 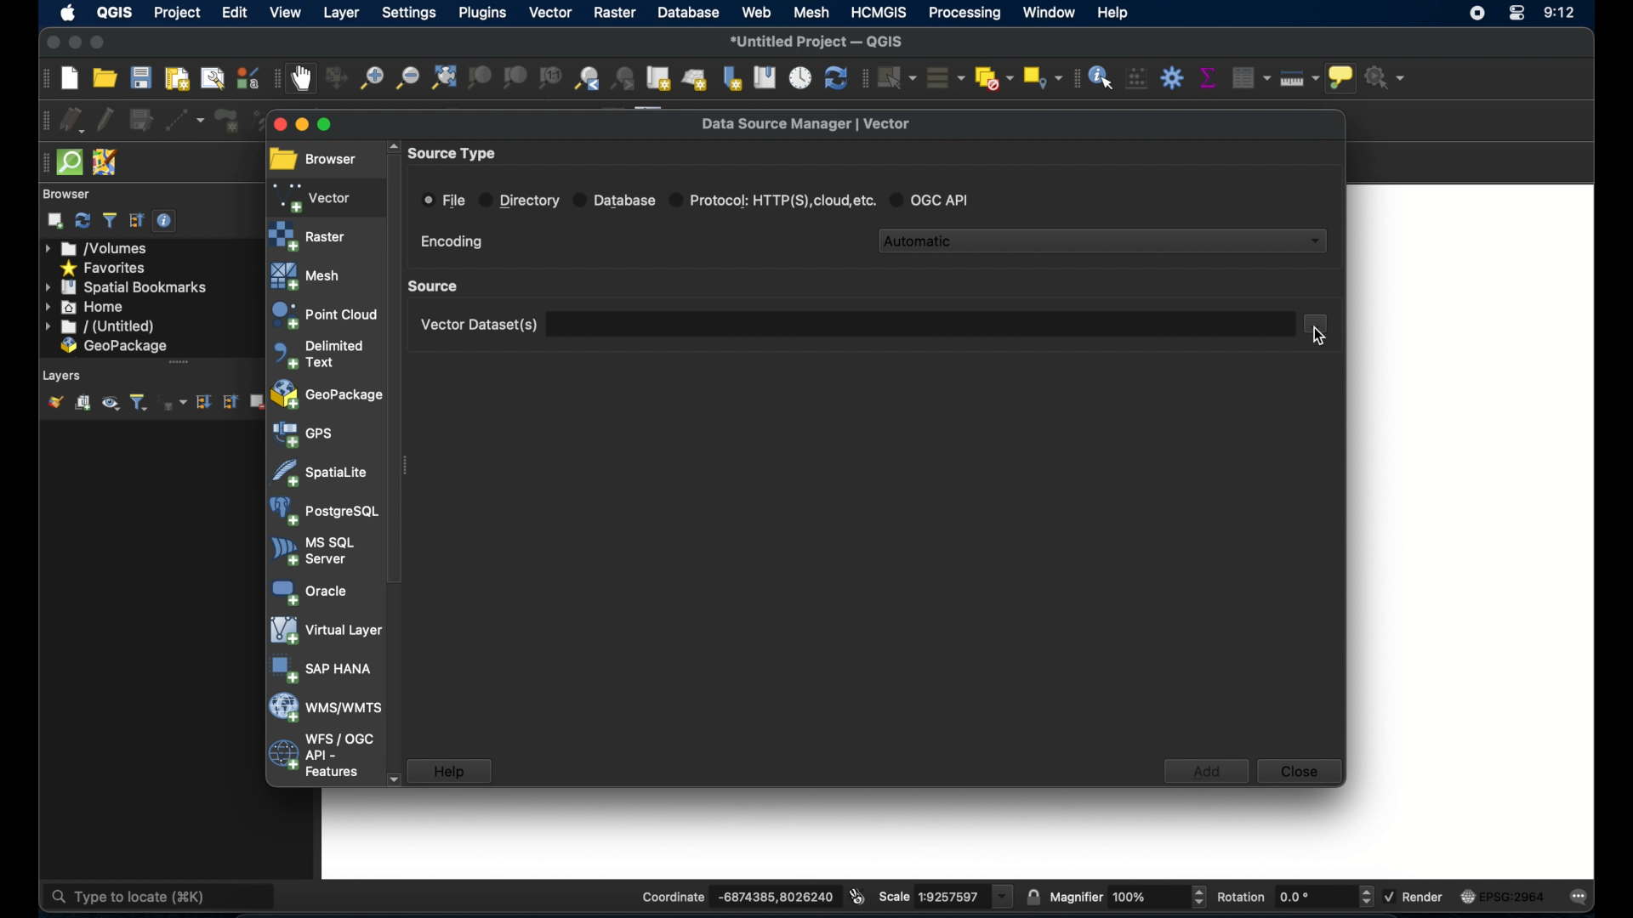 I want to click on filter browser, so click(x=109, y=220).